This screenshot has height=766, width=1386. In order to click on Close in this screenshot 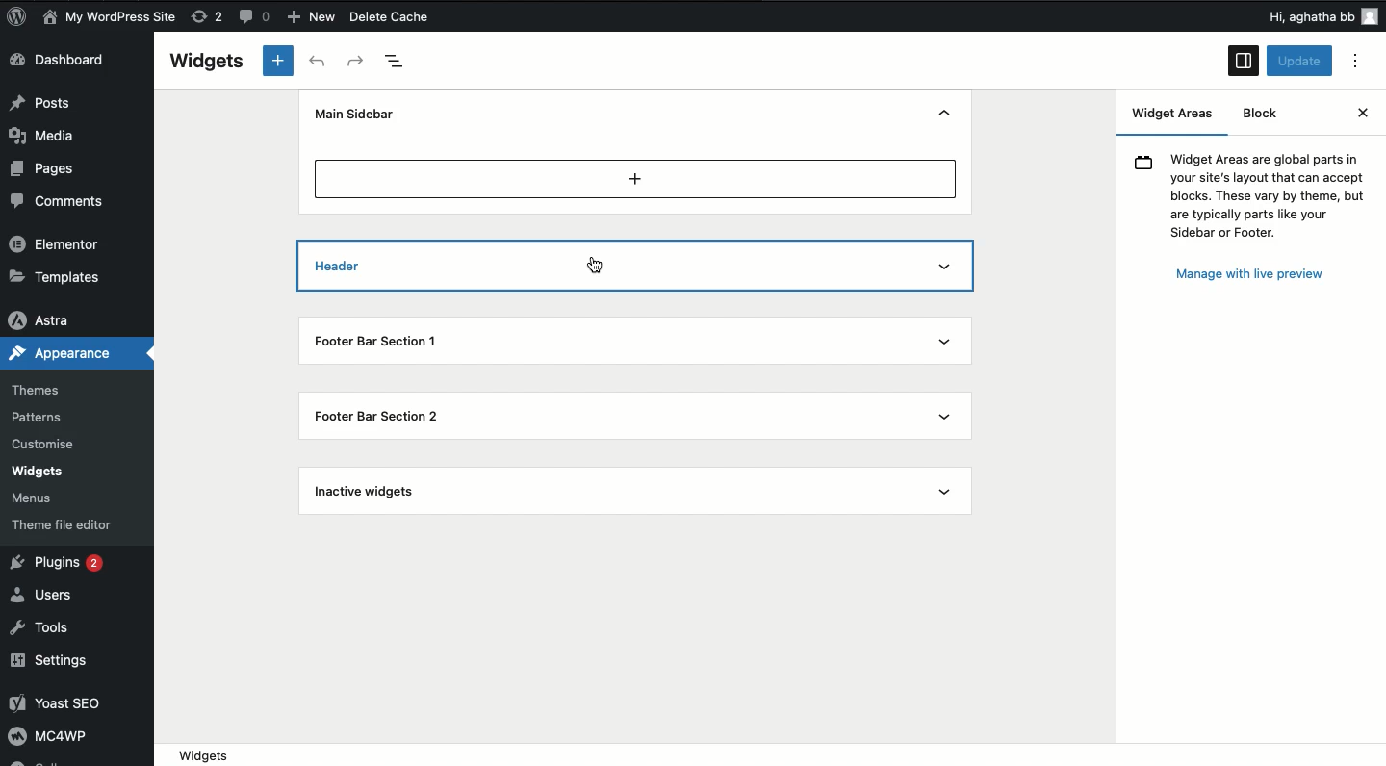, I will do `click(1338, 114)`.